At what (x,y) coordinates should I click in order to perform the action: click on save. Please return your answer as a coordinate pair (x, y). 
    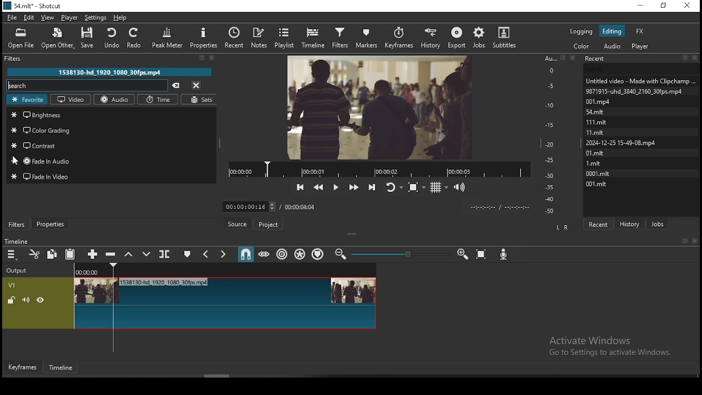
    Looking at the image, I should click on (90, 39).